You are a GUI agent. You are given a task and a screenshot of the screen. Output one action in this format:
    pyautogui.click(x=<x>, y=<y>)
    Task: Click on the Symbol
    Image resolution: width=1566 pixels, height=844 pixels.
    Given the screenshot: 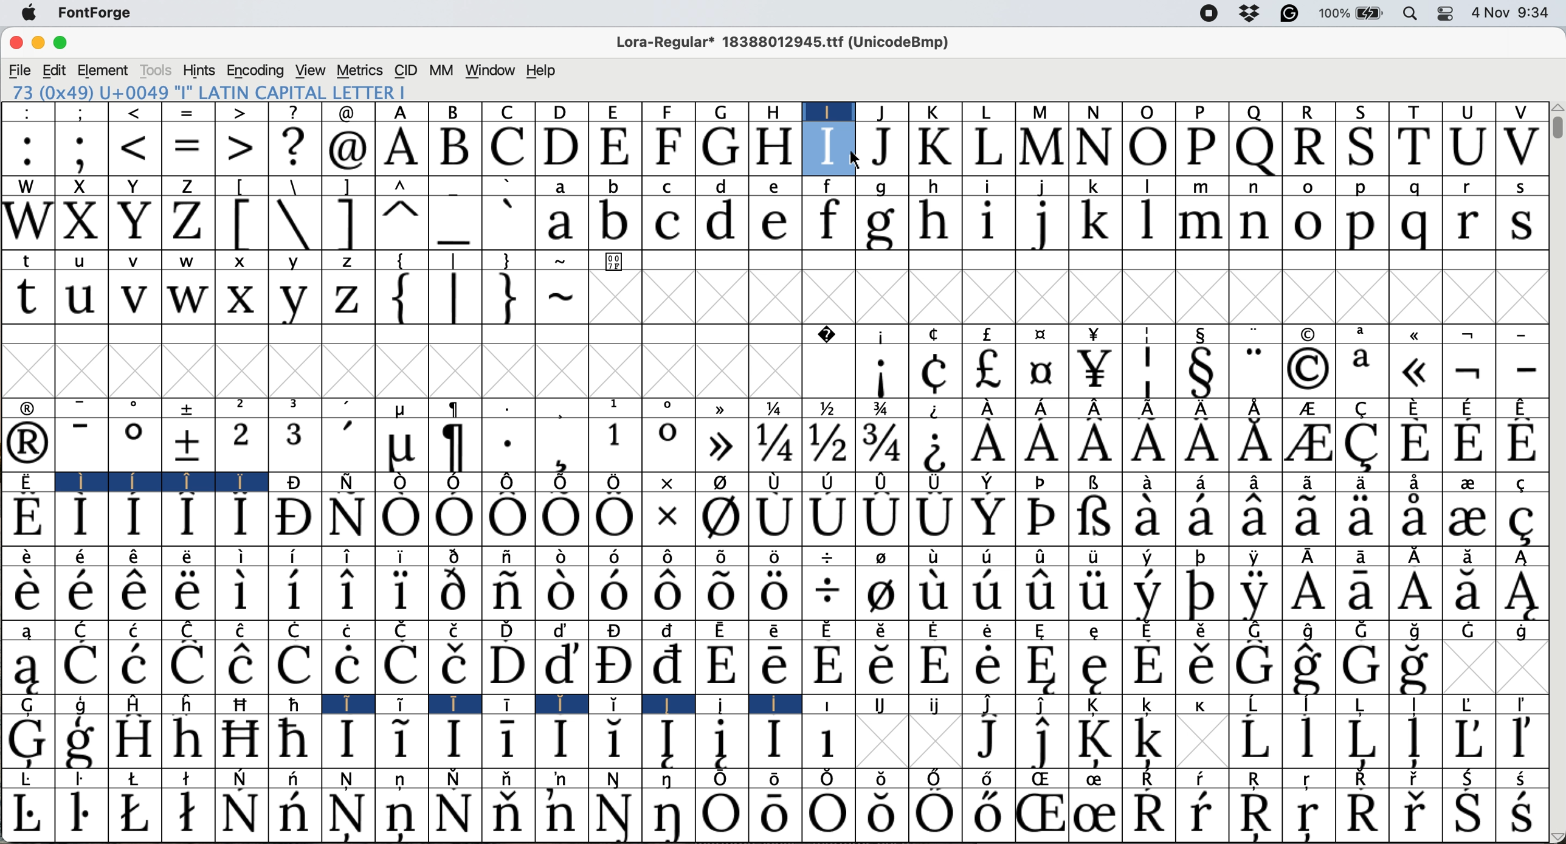 What is the action you would take?
    pyautogui.click(x=934, y=372)
    